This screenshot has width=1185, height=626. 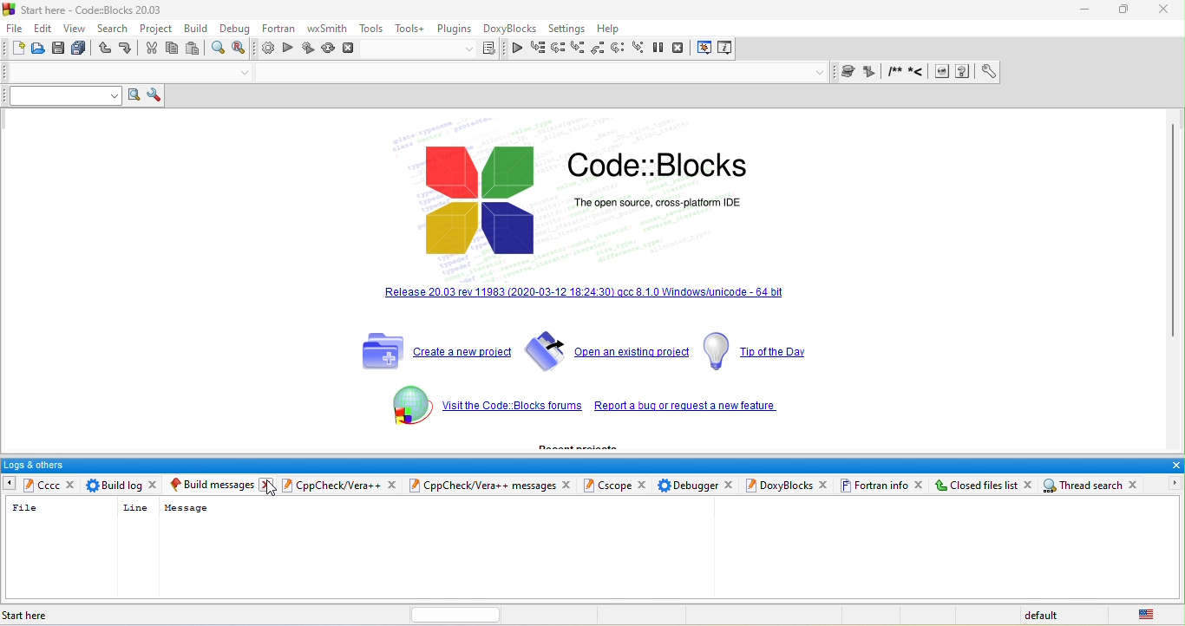 I want to click on close, so click(x=157, y=483).